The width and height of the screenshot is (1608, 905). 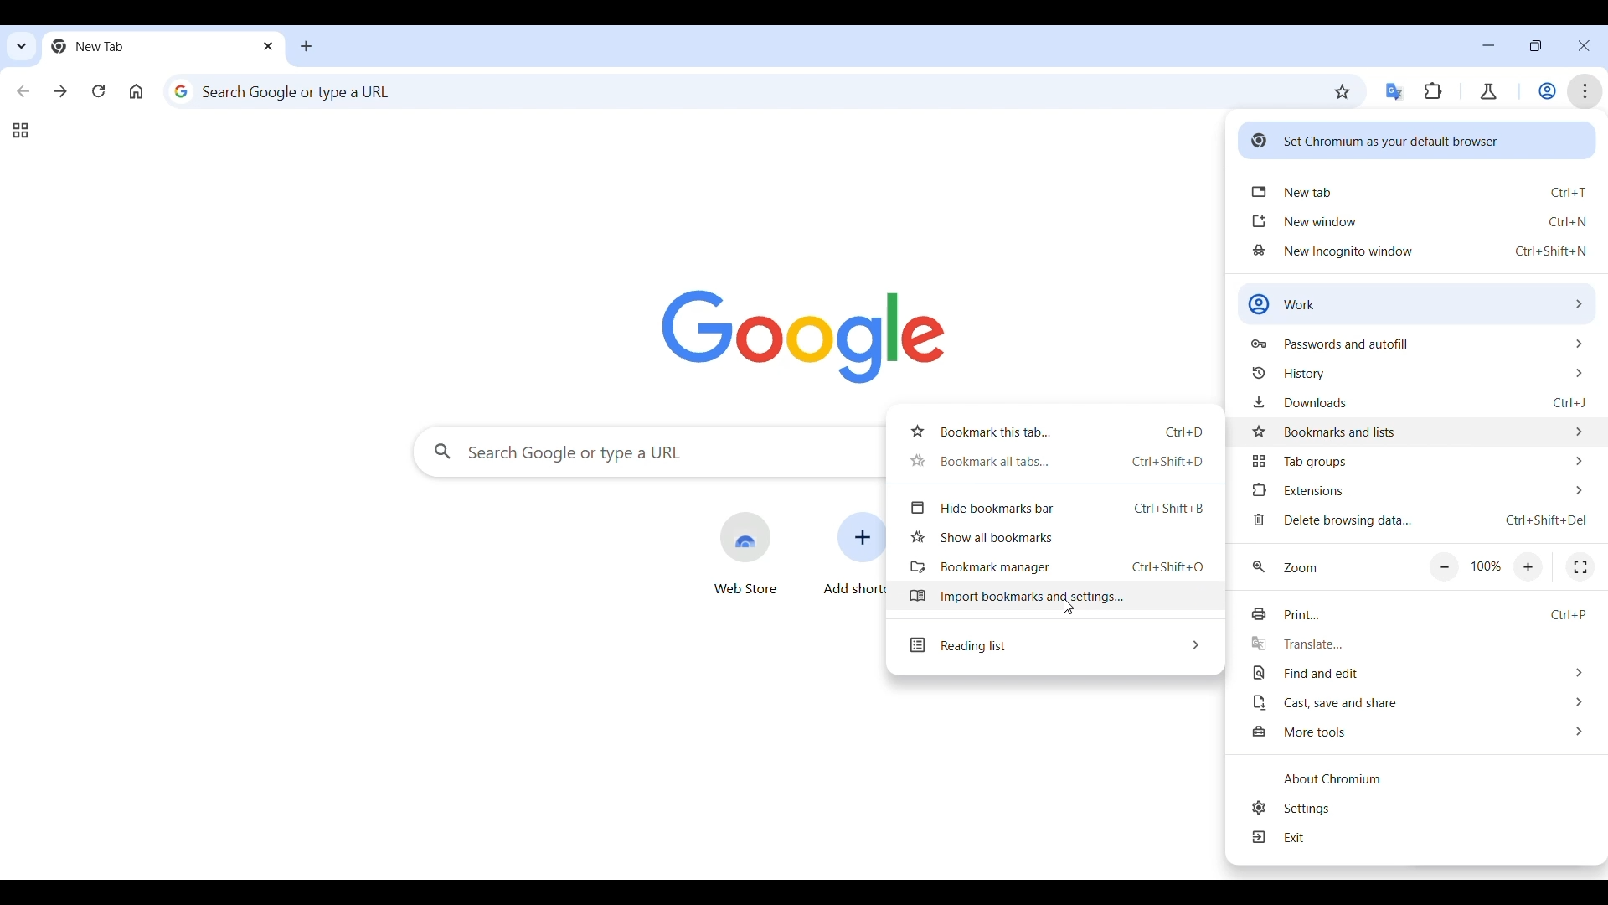 What do you see at coordinates (1416, 644) in the screenshot?
I see `Translate` at bounding box center [1416, 644].